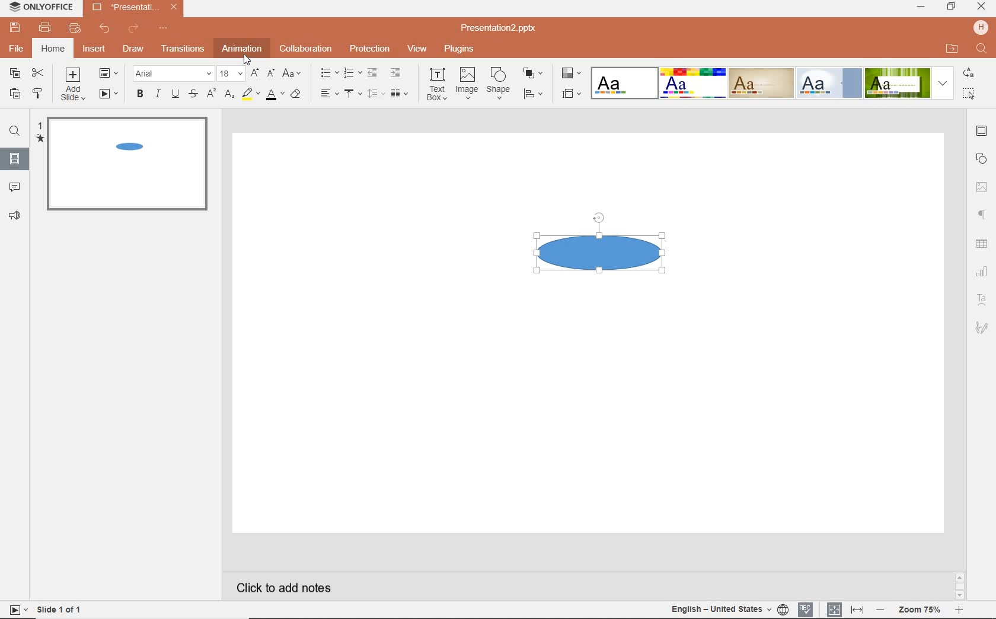 This screenshot has width=996, height=619. I want to click on find, so click(984, 49).